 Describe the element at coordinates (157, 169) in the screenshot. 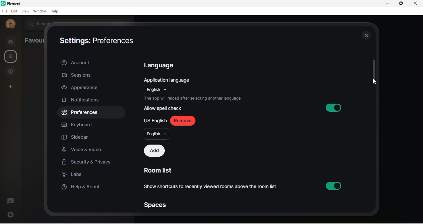

I see `room list` at that location.